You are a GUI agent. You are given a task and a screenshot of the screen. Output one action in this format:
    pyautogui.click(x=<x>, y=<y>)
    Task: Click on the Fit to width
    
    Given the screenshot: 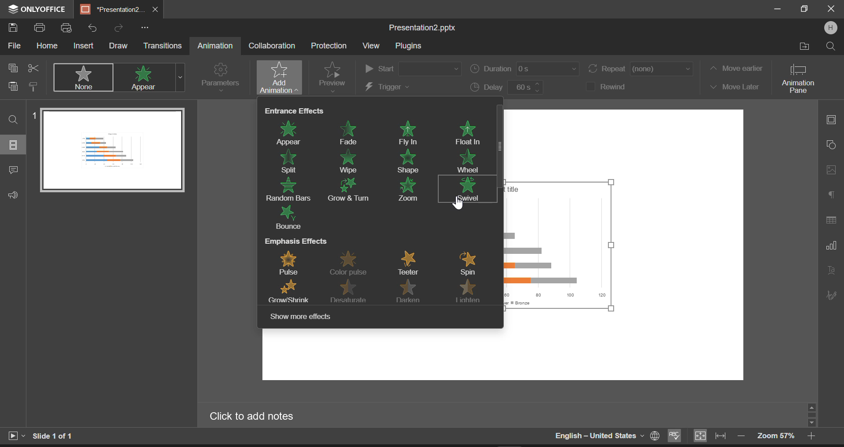 What is the action you would take?
    pyautogui.click(x=721, y=436)
    